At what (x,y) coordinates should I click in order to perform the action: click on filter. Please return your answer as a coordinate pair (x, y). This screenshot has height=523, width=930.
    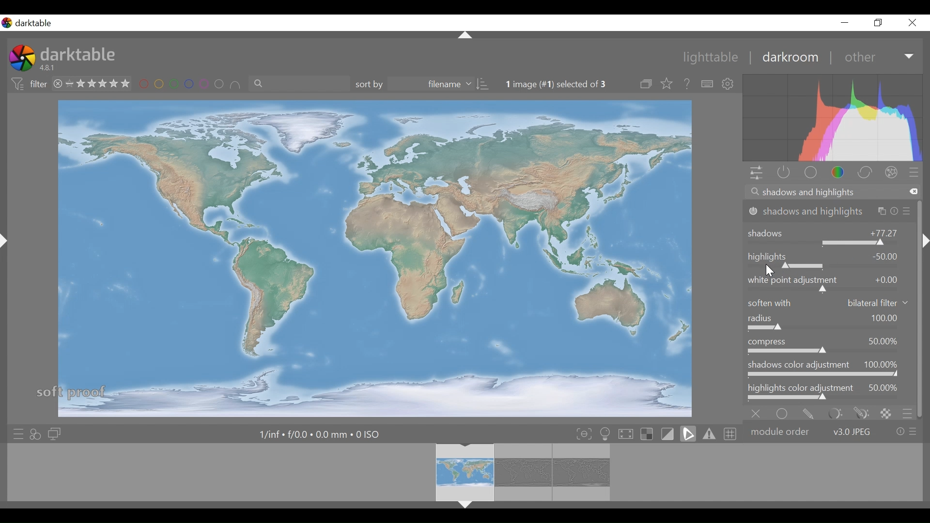
    Looking at the image, I should click on (27, 84).